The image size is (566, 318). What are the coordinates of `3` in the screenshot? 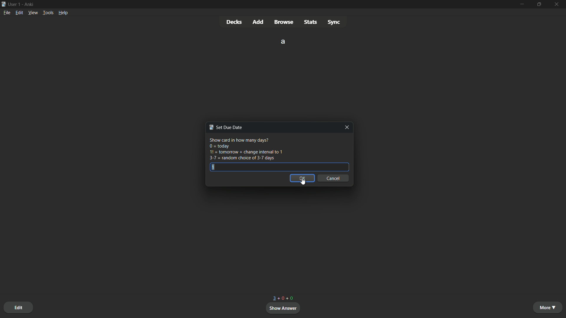 It's located at (275, 298).